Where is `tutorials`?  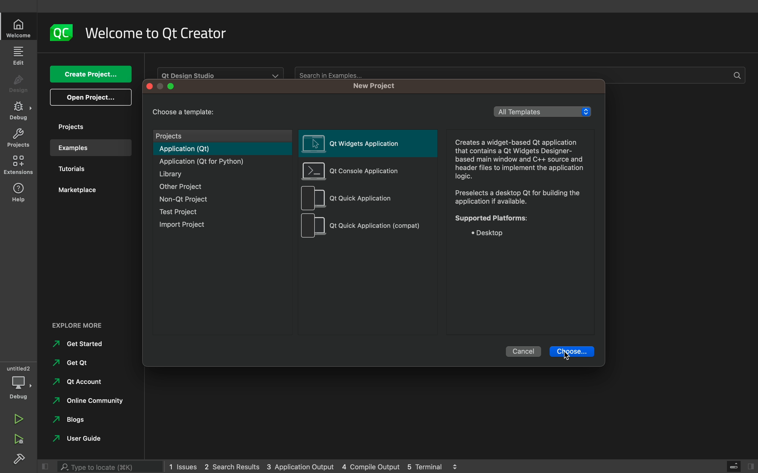
tutorials is located at coordinates (85, 170).